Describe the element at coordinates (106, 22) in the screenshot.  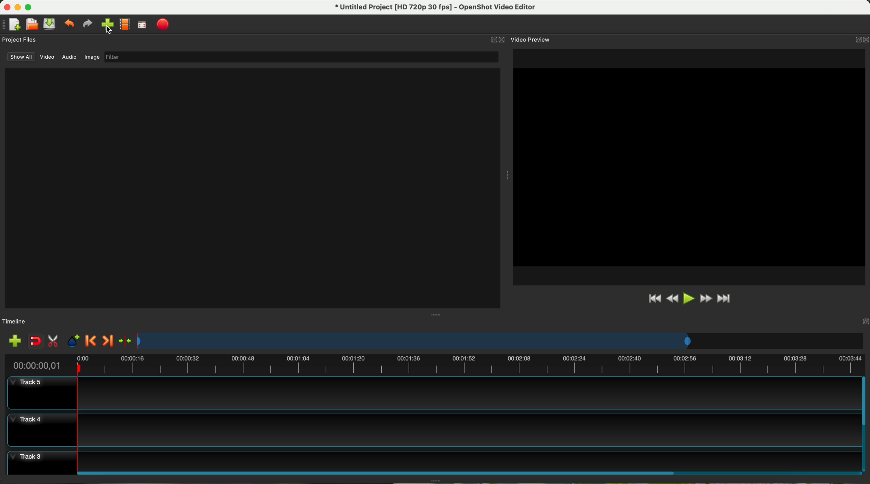
I see `click on import file` at that location.